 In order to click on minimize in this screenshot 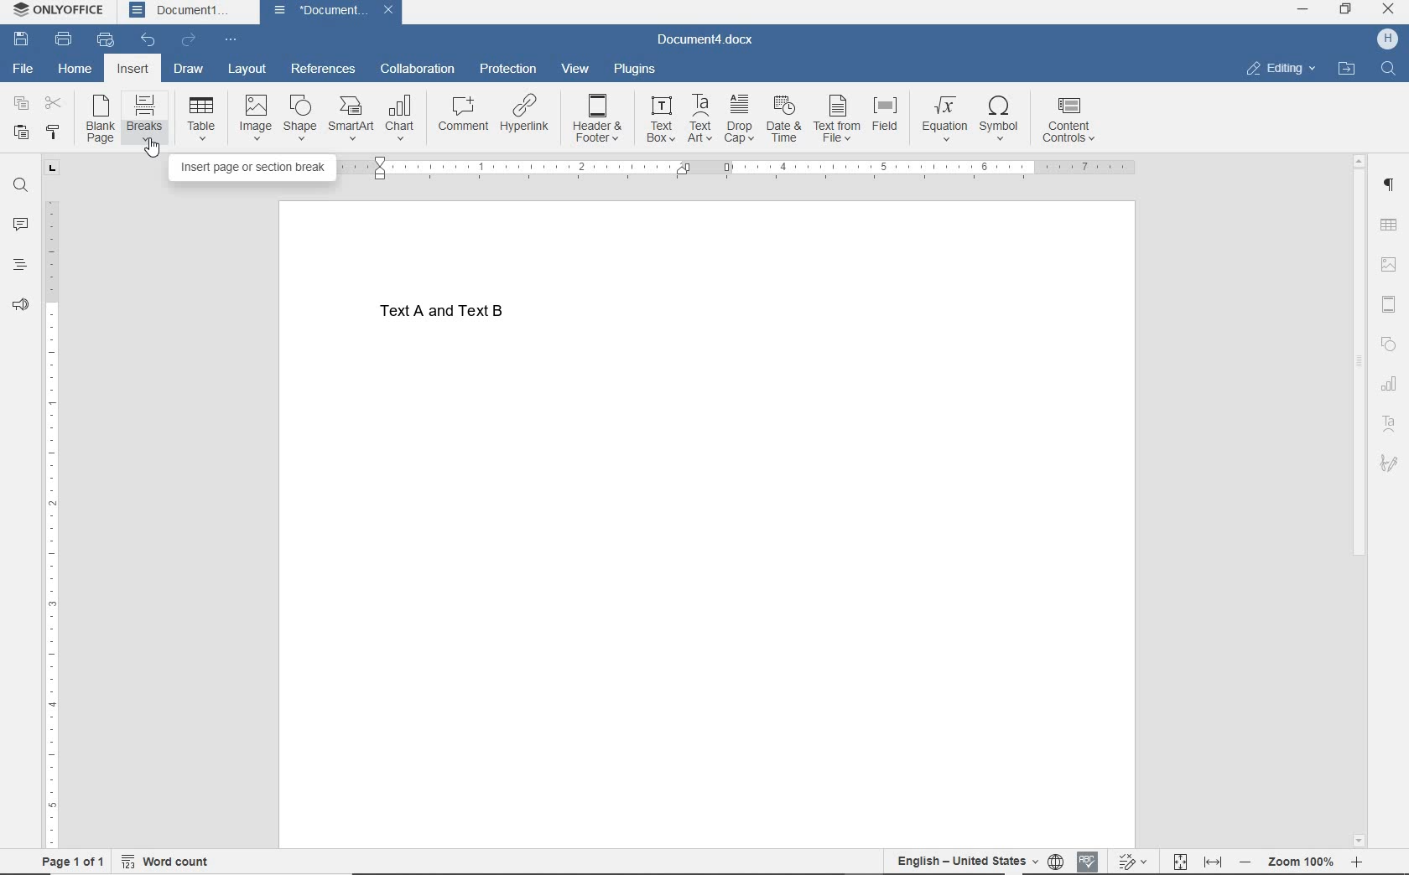, I will do `click(1302, 11)`.